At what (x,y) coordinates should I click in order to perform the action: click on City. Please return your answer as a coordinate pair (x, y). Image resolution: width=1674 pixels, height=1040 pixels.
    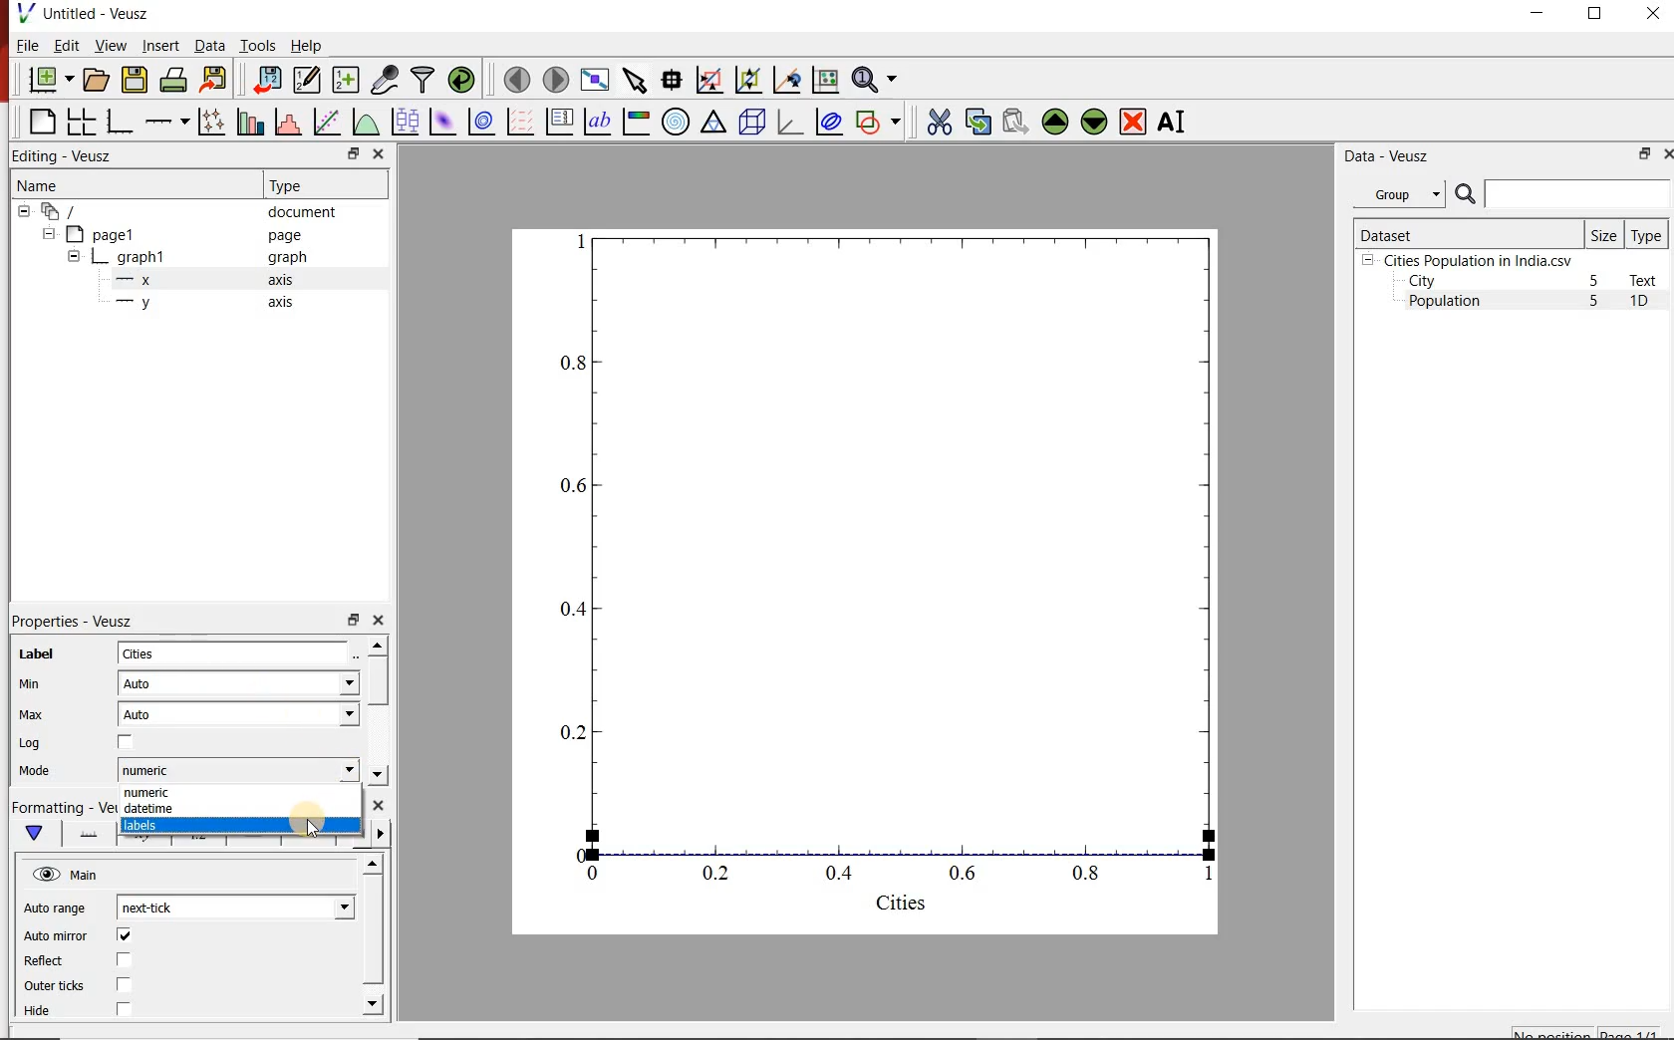
    Looking at the image, I should click on (1422, 281).